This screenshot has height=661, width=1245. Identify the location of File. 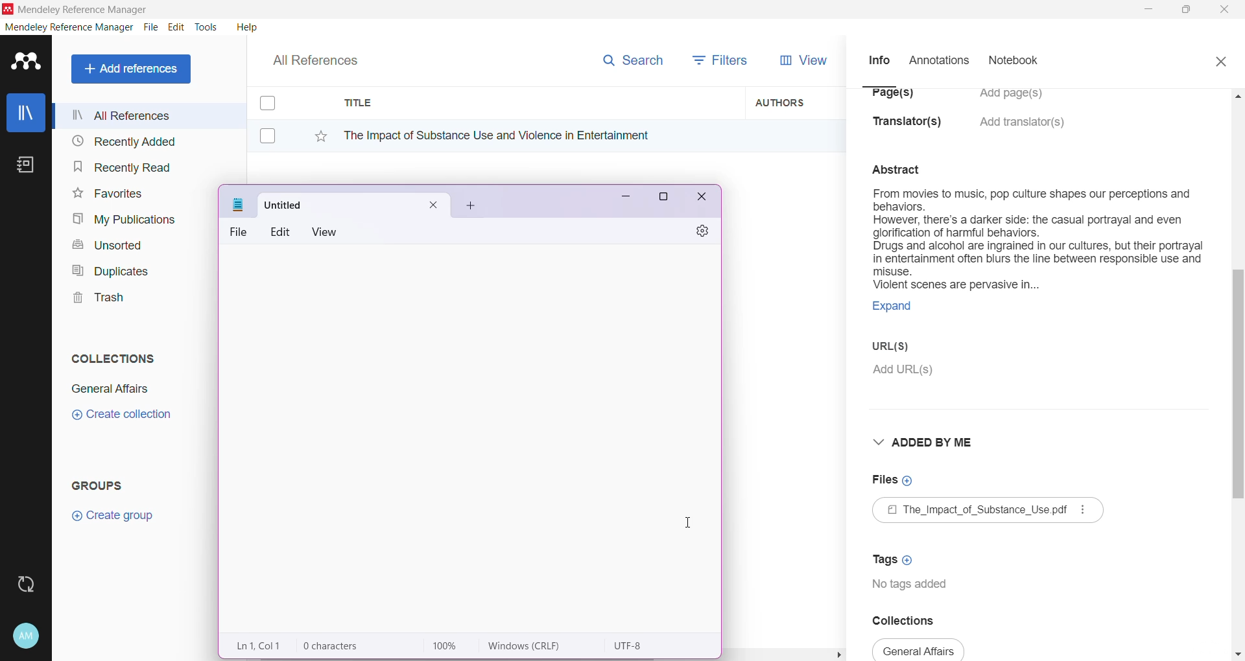
(241, 232).